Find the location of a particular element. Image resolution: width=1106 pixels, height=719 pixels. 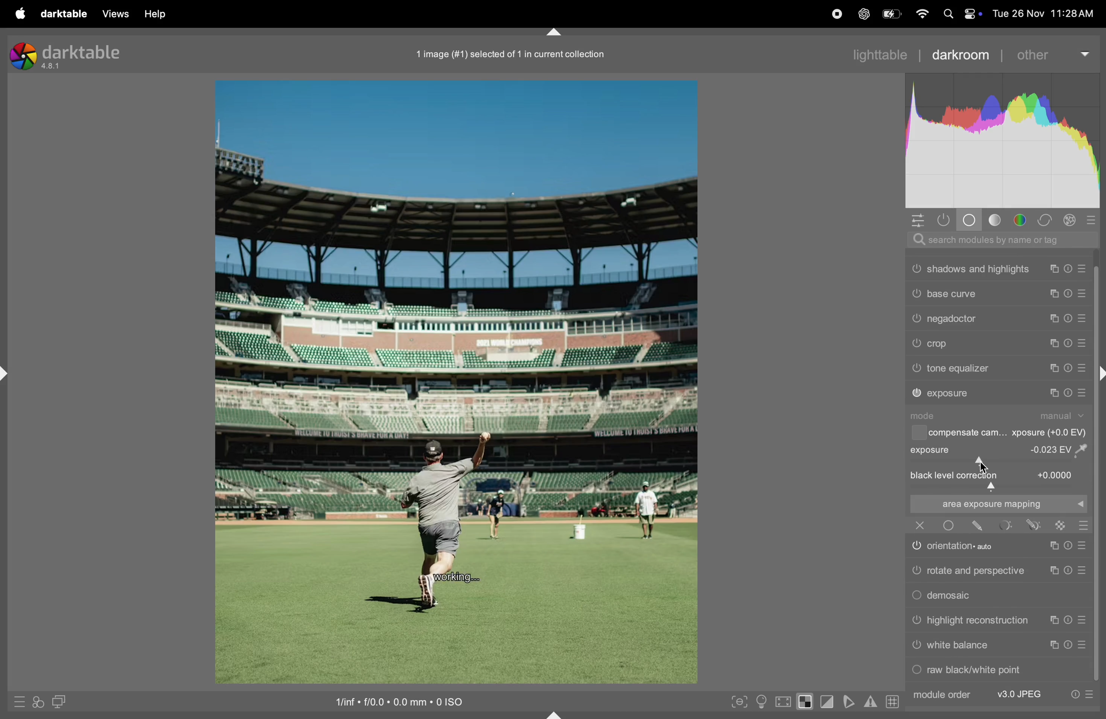

reset Preset is located at coordinates (1067, 570).